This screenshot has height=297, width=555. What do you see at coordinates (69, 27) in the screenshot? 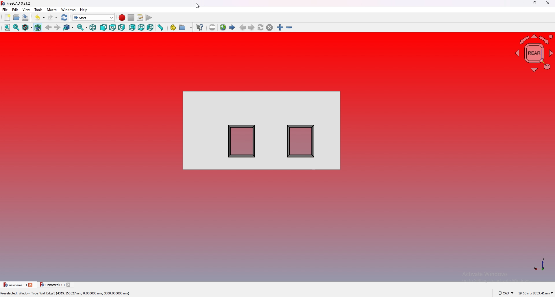
I see `go to linked object` at bounding box center [69, 27].